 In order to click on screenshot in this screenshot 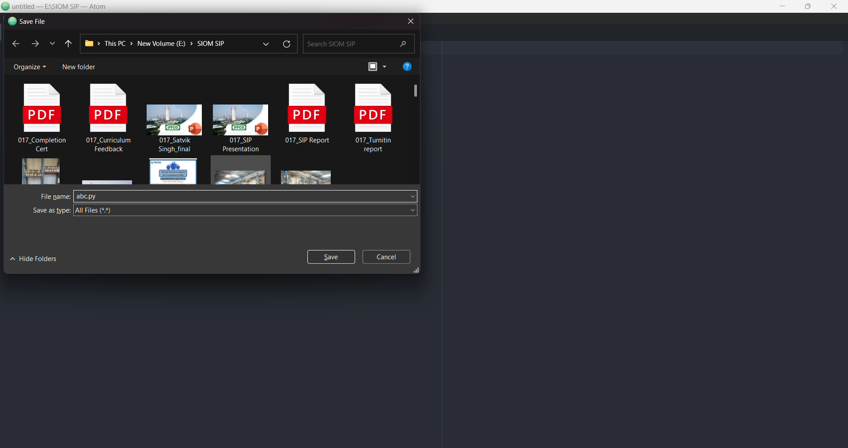, I will do `click(415, 89)`.